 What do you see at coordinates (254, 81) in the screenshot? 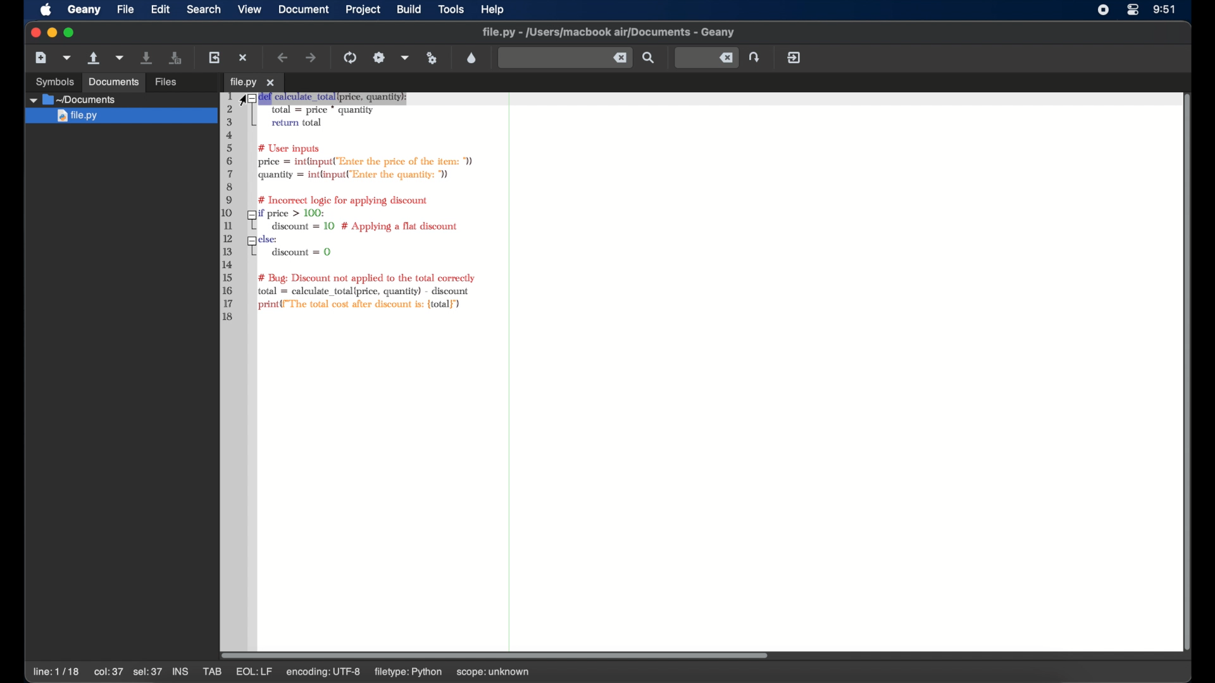
I see `tab` at bounding box center [254, 81].